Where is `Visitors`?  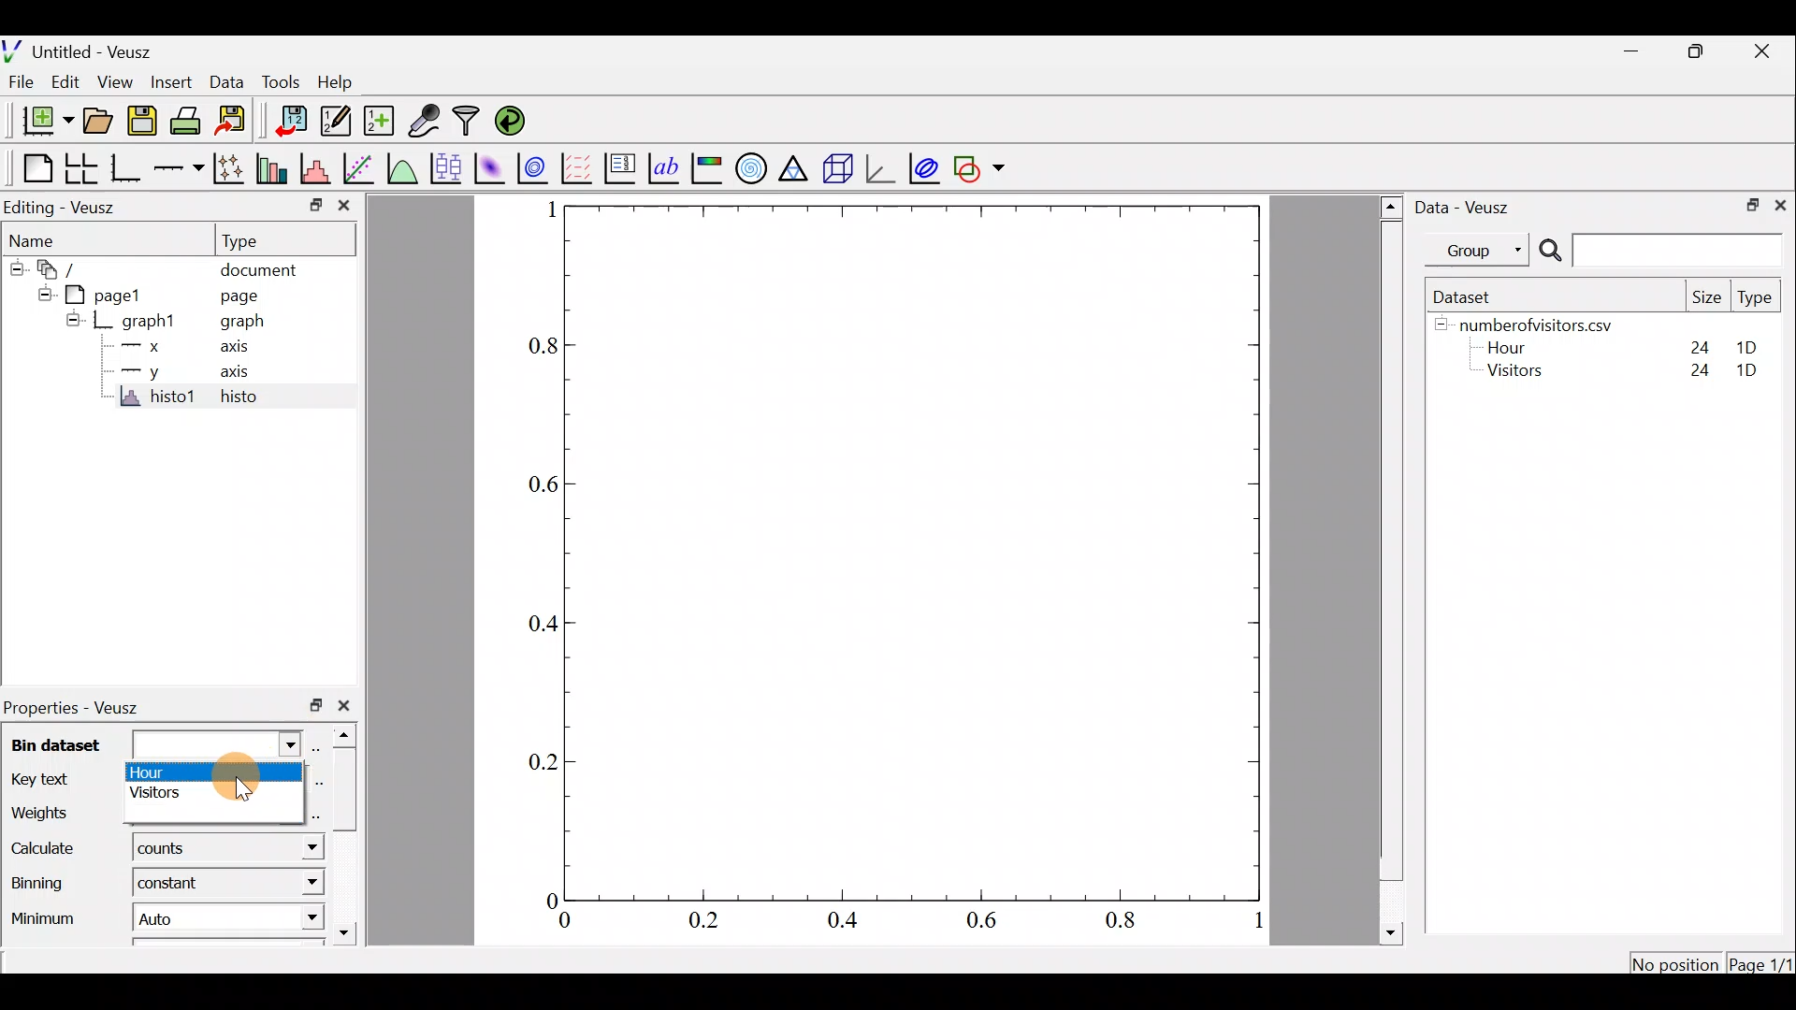 Visitors is located at coordinates (1522, 374).